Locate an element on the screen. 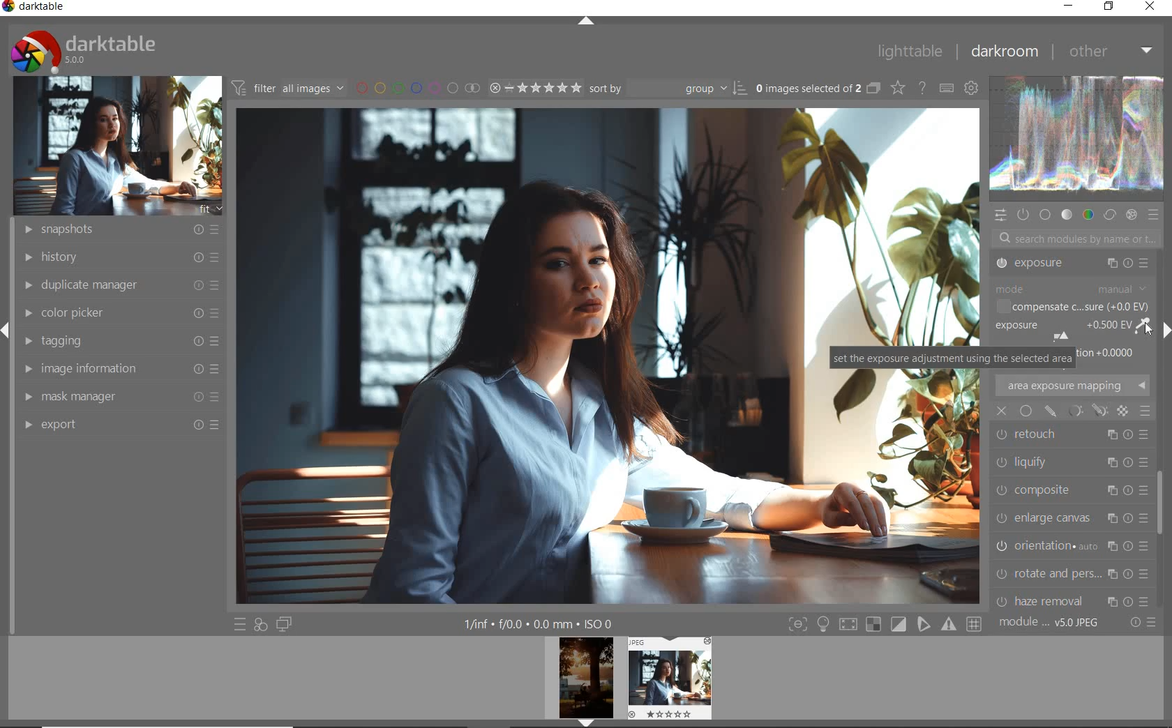 The width and height of the screenshot is (1172, 728). LENS CORRECTION is located at coordinates (1072, 570).